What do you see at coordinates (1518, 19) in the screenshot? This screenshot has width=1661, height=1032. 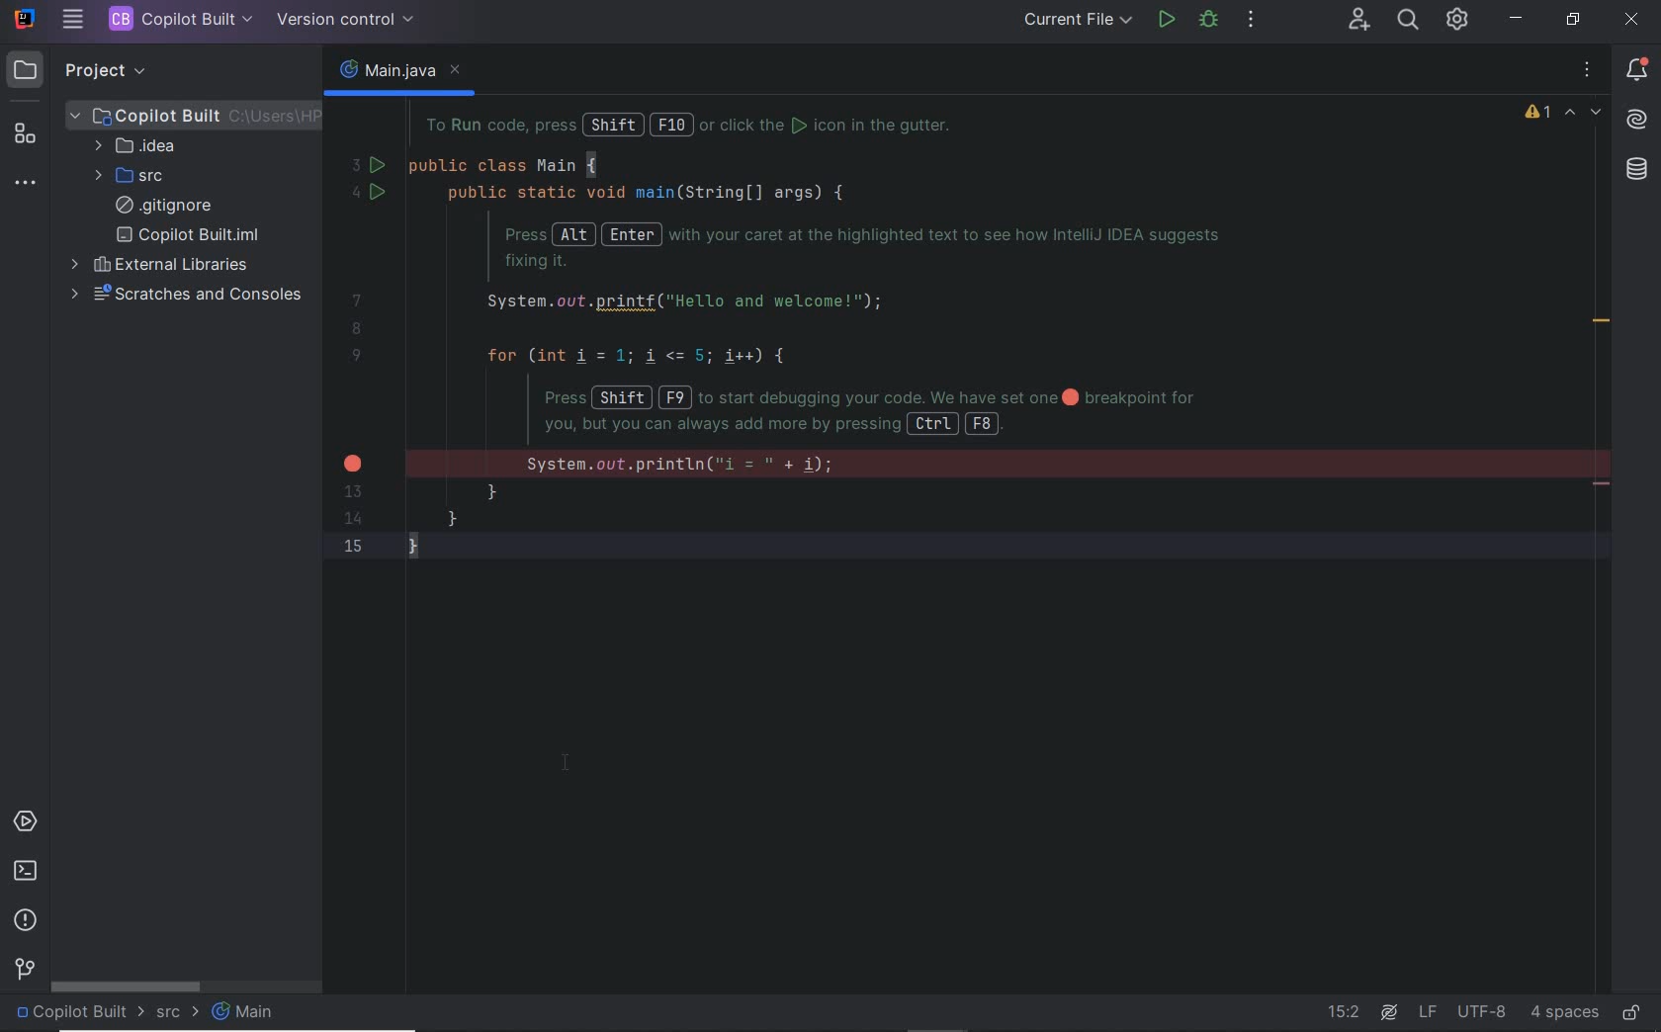 I see `minimize` at bounding box center [1518, 19].